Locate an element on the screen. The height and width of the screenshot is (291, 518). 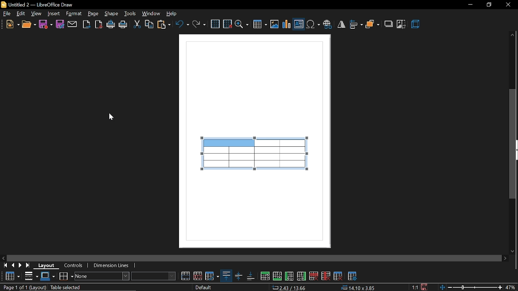
print directly is located at coordinates (111, 25).